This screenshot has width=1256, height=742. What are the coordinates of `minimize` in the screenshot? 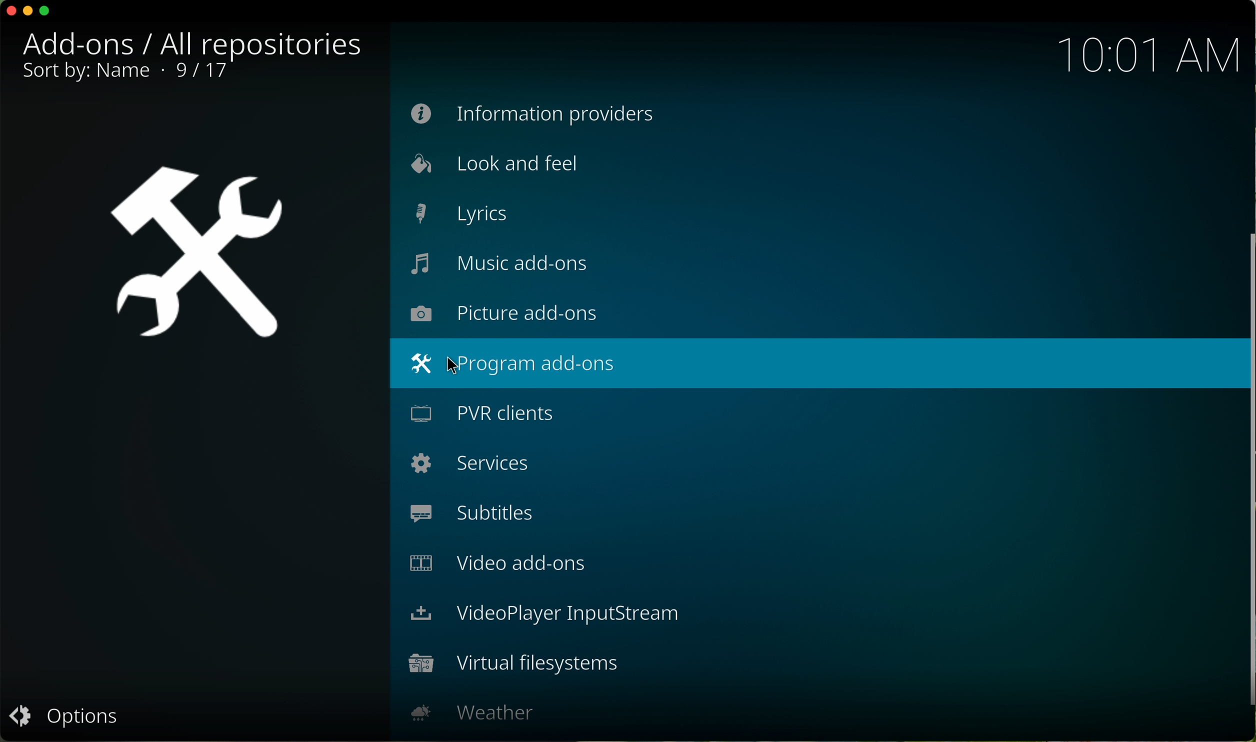 It's located at (28, 14).